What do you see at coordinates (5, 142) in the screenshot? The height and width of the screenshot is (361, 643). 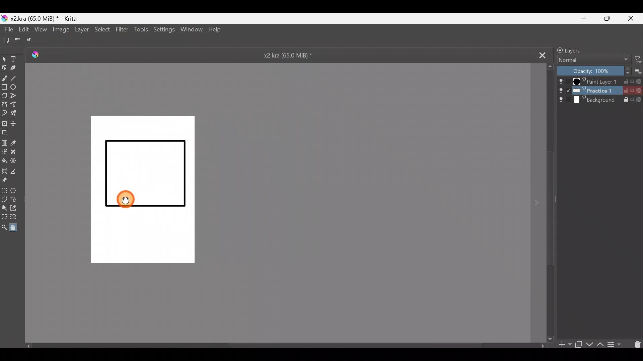 I see `Draw a gradient` at bounding box center [5, 142].